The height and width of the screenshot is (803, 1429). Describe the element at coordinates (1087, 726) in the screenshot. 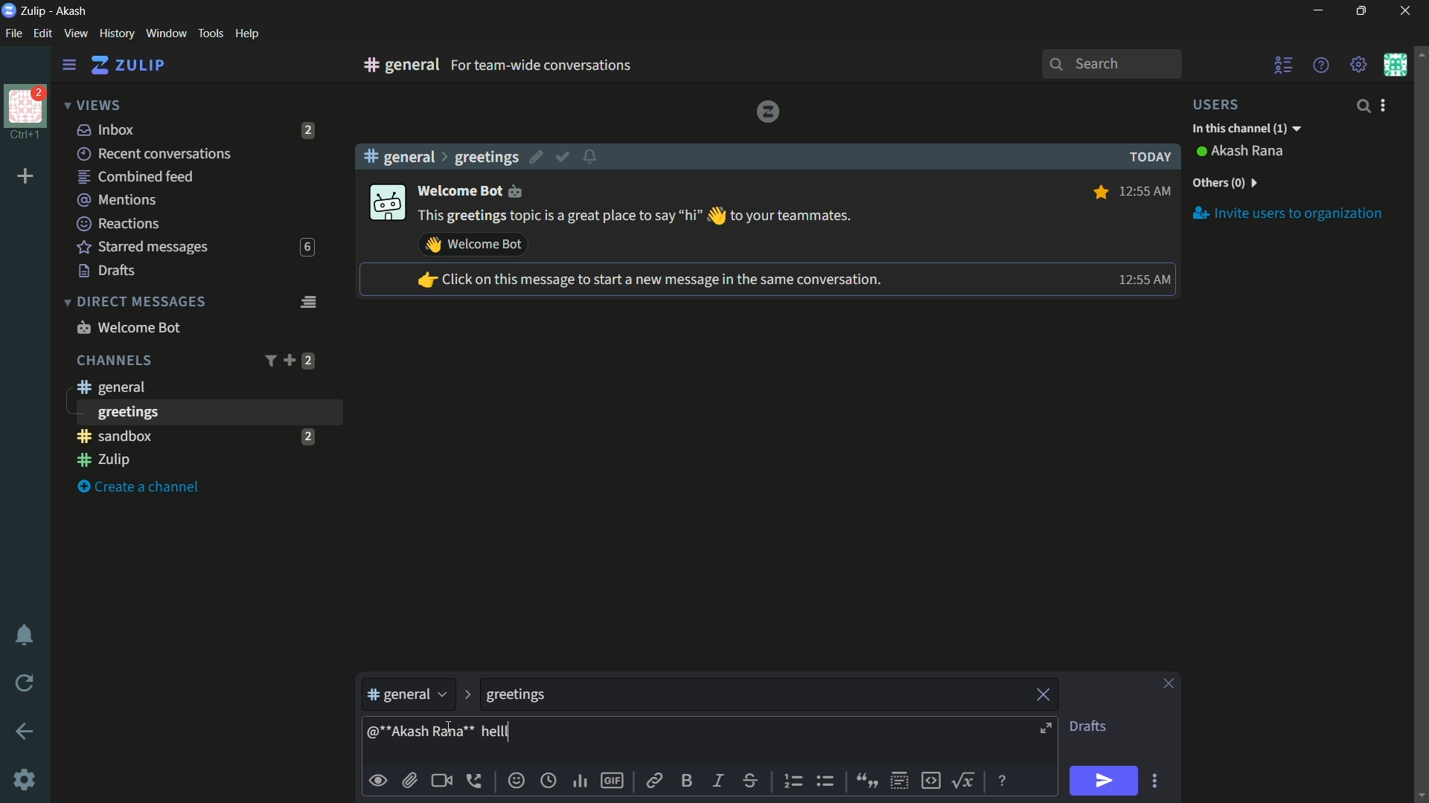

I see `drafts` at that location.